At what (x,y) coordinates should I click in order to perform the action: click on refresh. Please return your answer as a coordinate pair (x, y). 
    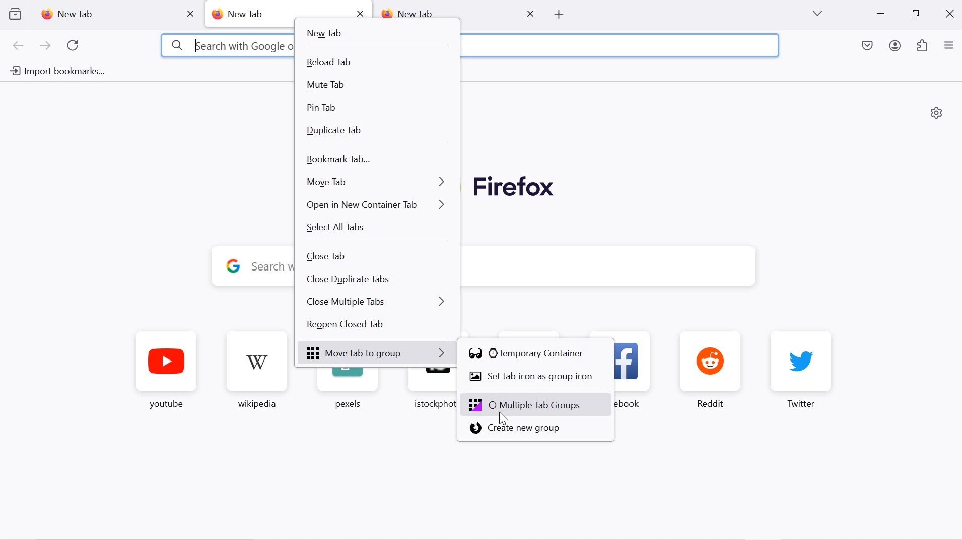
    Looking at the image, I should click on (74, 46).